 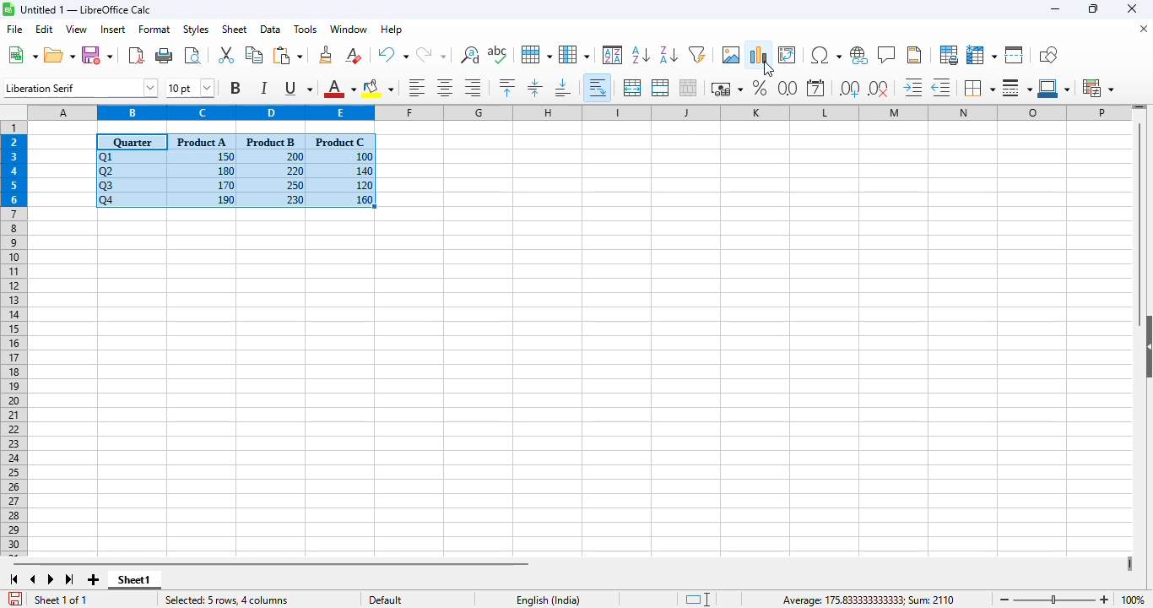 I want to click on sheet, so click(x=234, y=30).